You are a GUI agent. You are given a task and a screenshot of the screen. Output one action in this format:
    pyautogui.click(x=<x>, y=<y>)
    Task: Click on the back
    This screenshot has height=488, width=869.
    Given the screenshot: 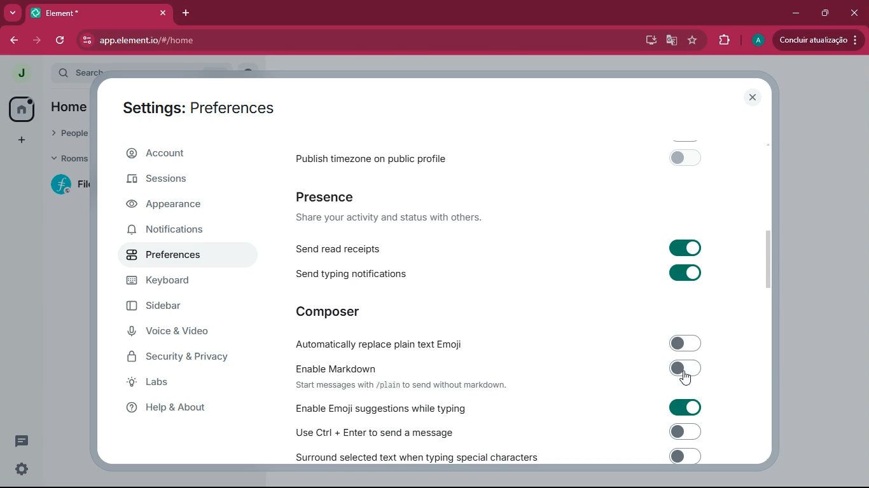 What is the action you would take?
    pyautogui.click(x=11, y=41)
    